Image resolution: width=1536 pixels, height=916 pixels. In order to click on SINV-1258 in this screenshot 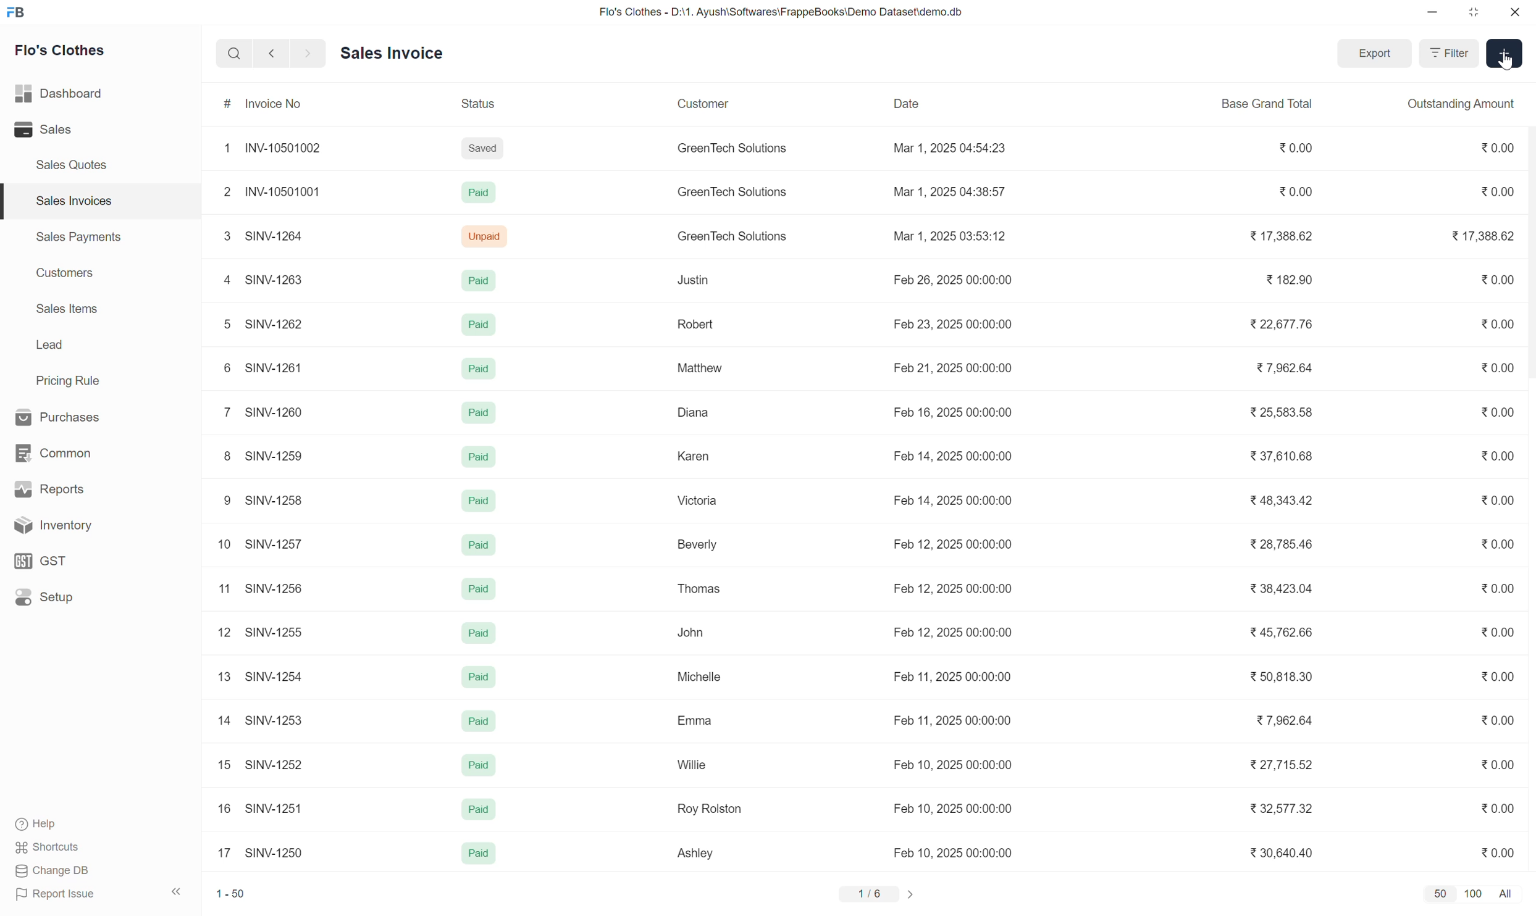, I will do `click(272, 499)`.